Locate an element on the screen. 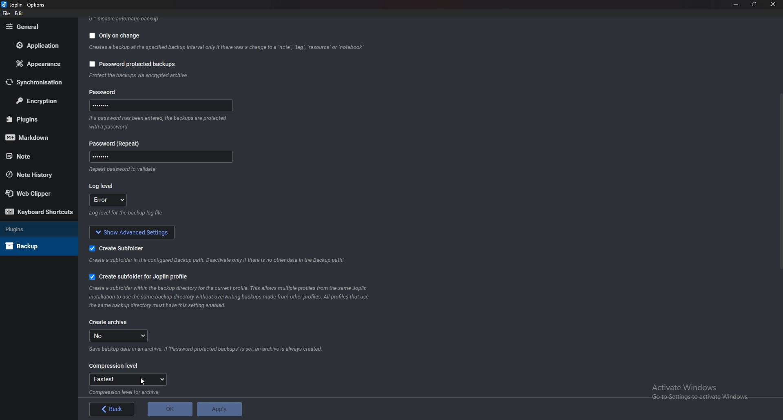 The height and width of the screenshot is (420, 783). password is located at coordinates (105, 92).